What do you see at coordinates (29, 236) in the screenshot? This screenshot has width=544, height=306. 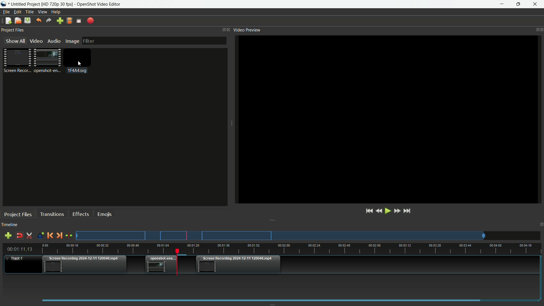 I see `Enable razor` at bounding box center [29, 236].